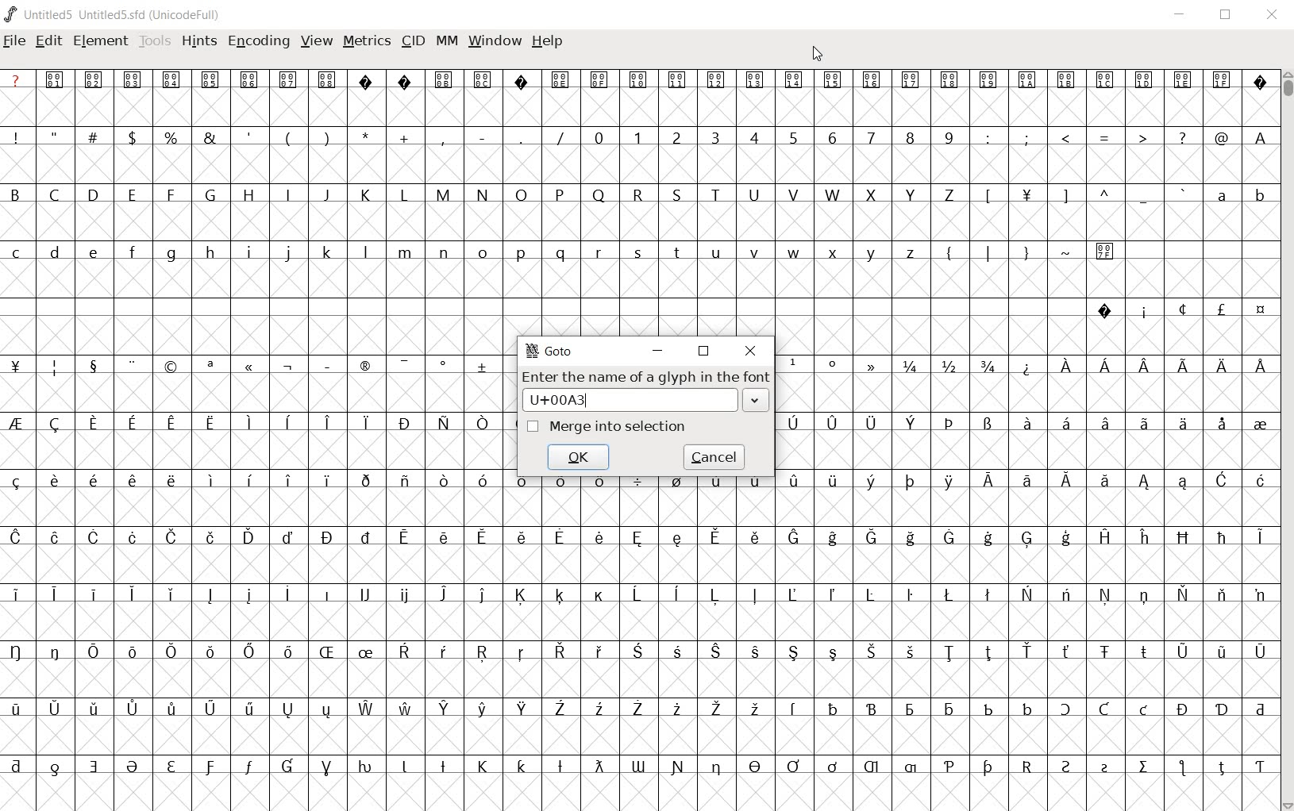  I want to click on Symbol, so click(793, 767).